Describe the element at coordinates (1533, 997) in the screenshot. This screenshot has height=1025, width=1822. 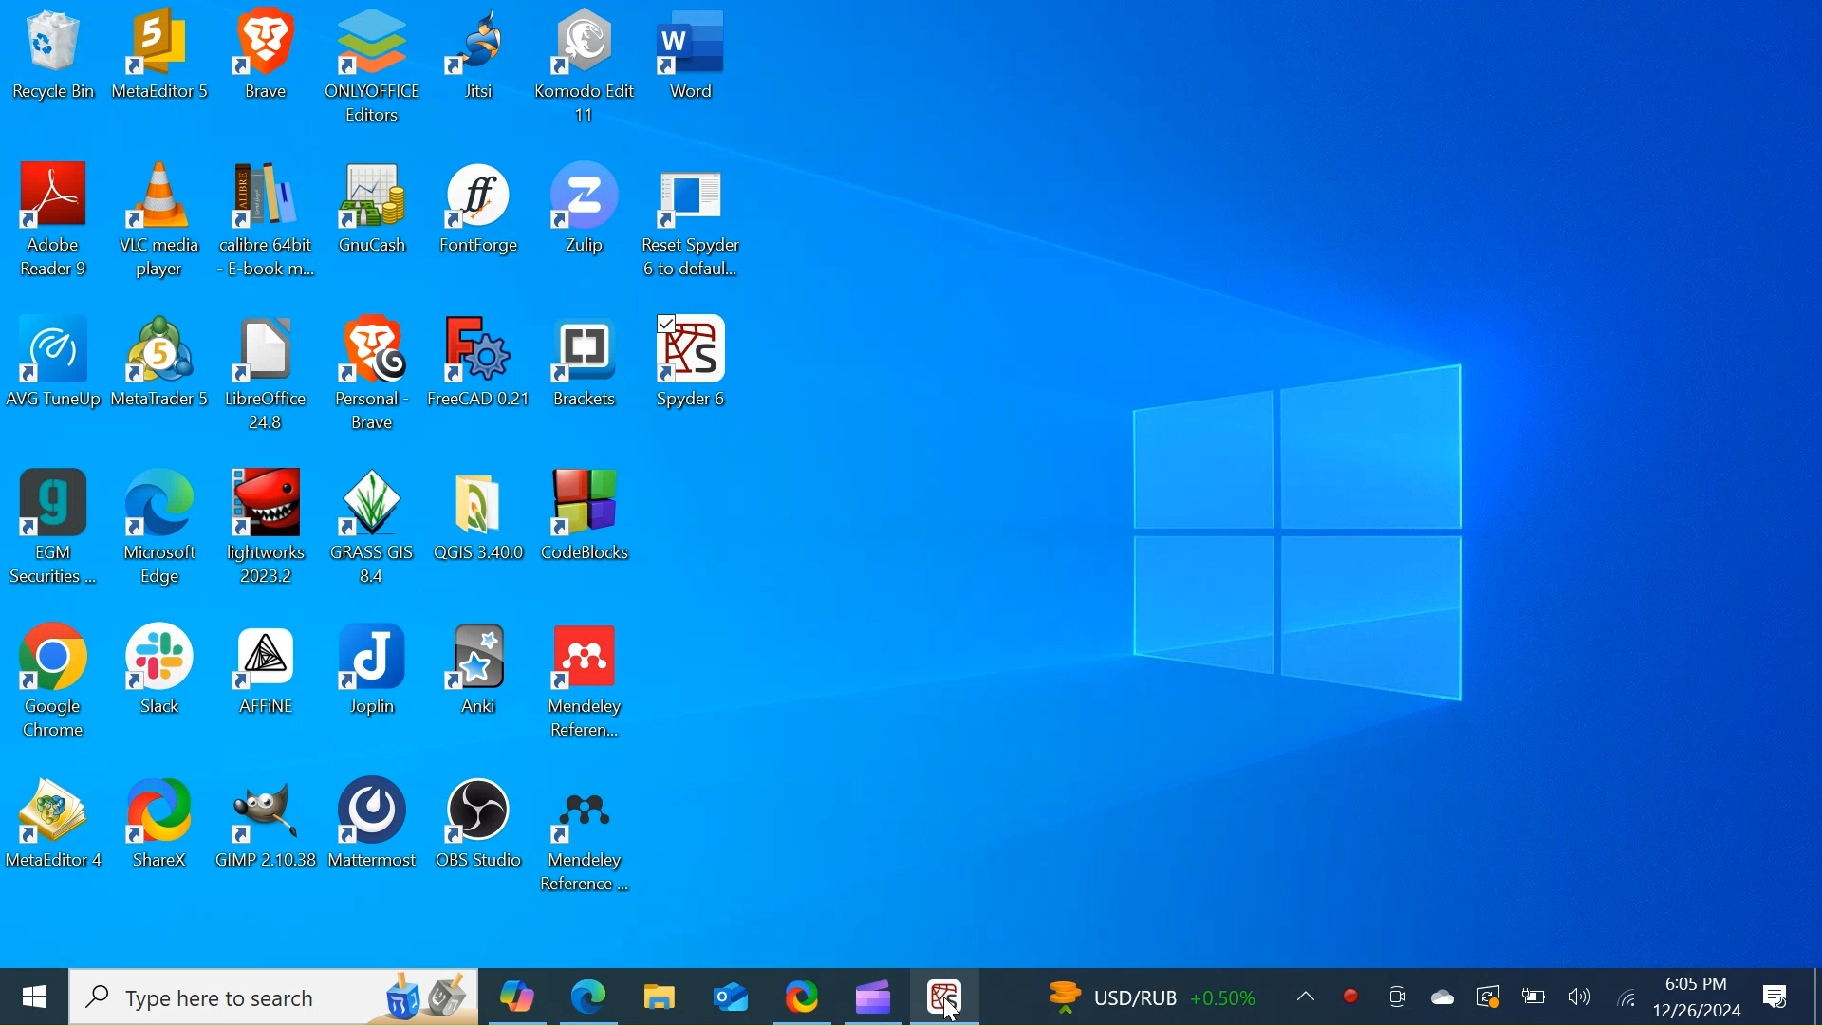
I see `Charge` at that location.